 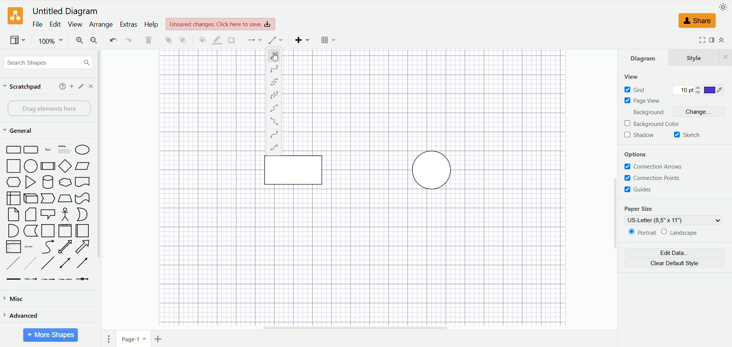 What do you see at coordinates (275, 54) in the screenshot?
I see `Straight Waypoint` at bounding box center [275, 54].